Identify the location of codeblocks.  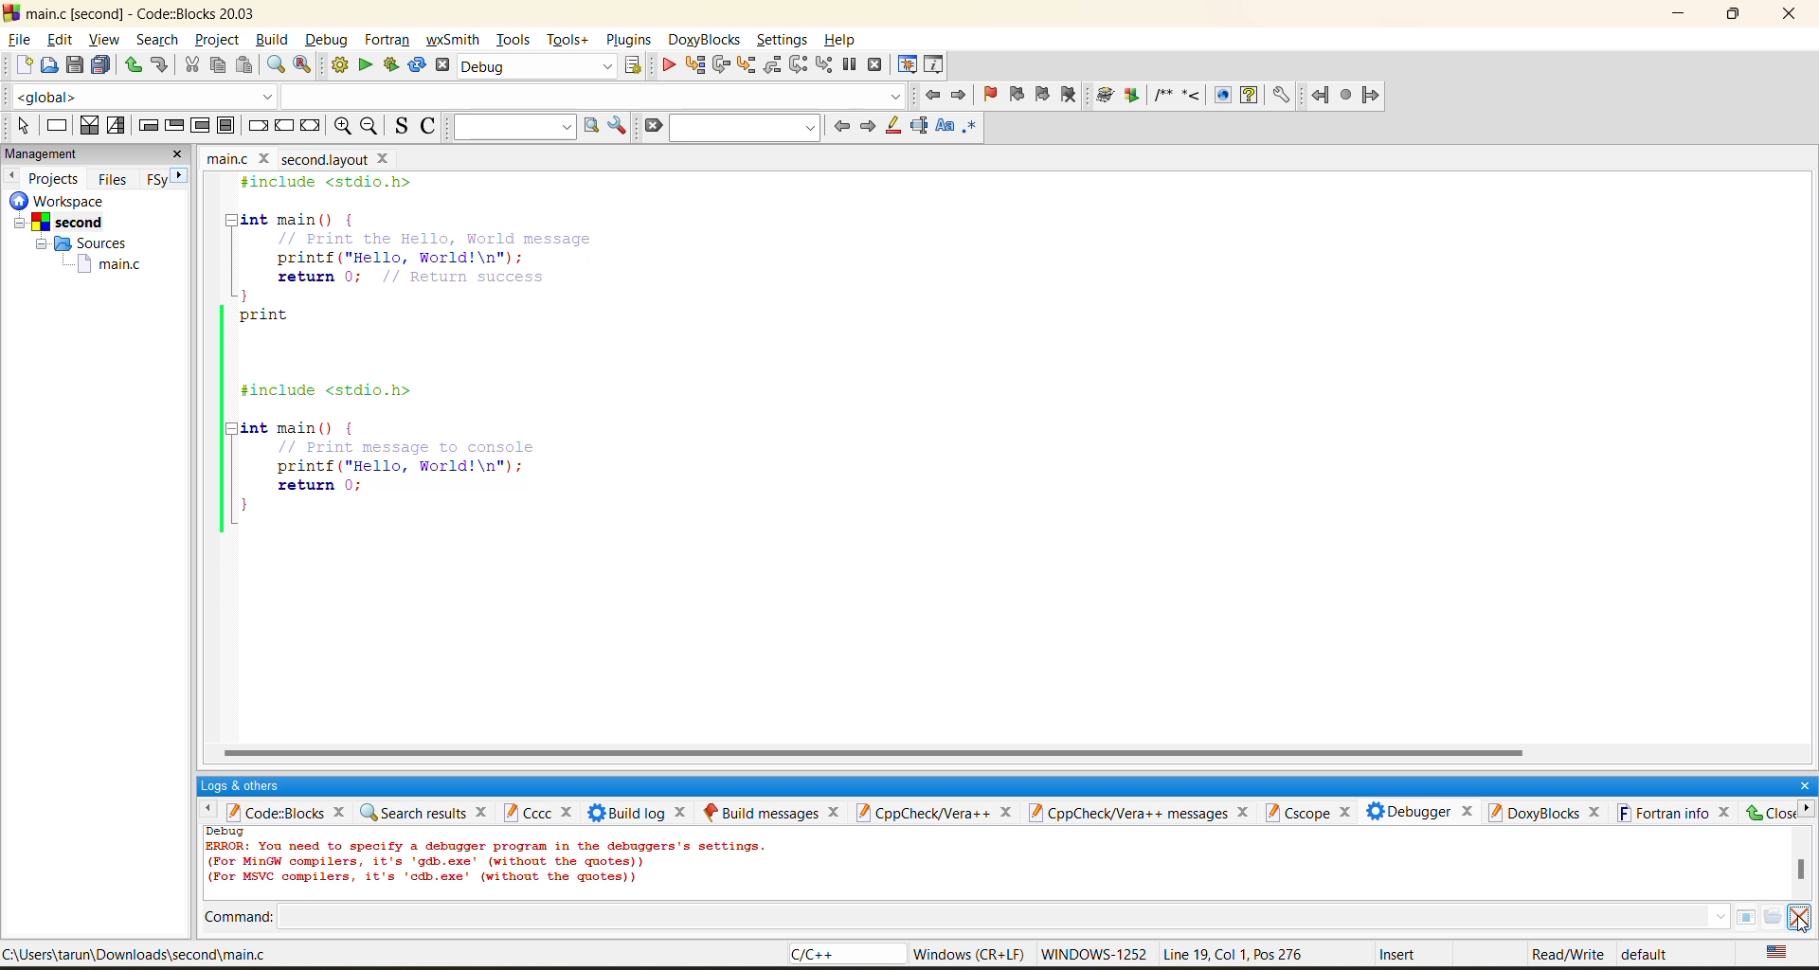
(290, 814).